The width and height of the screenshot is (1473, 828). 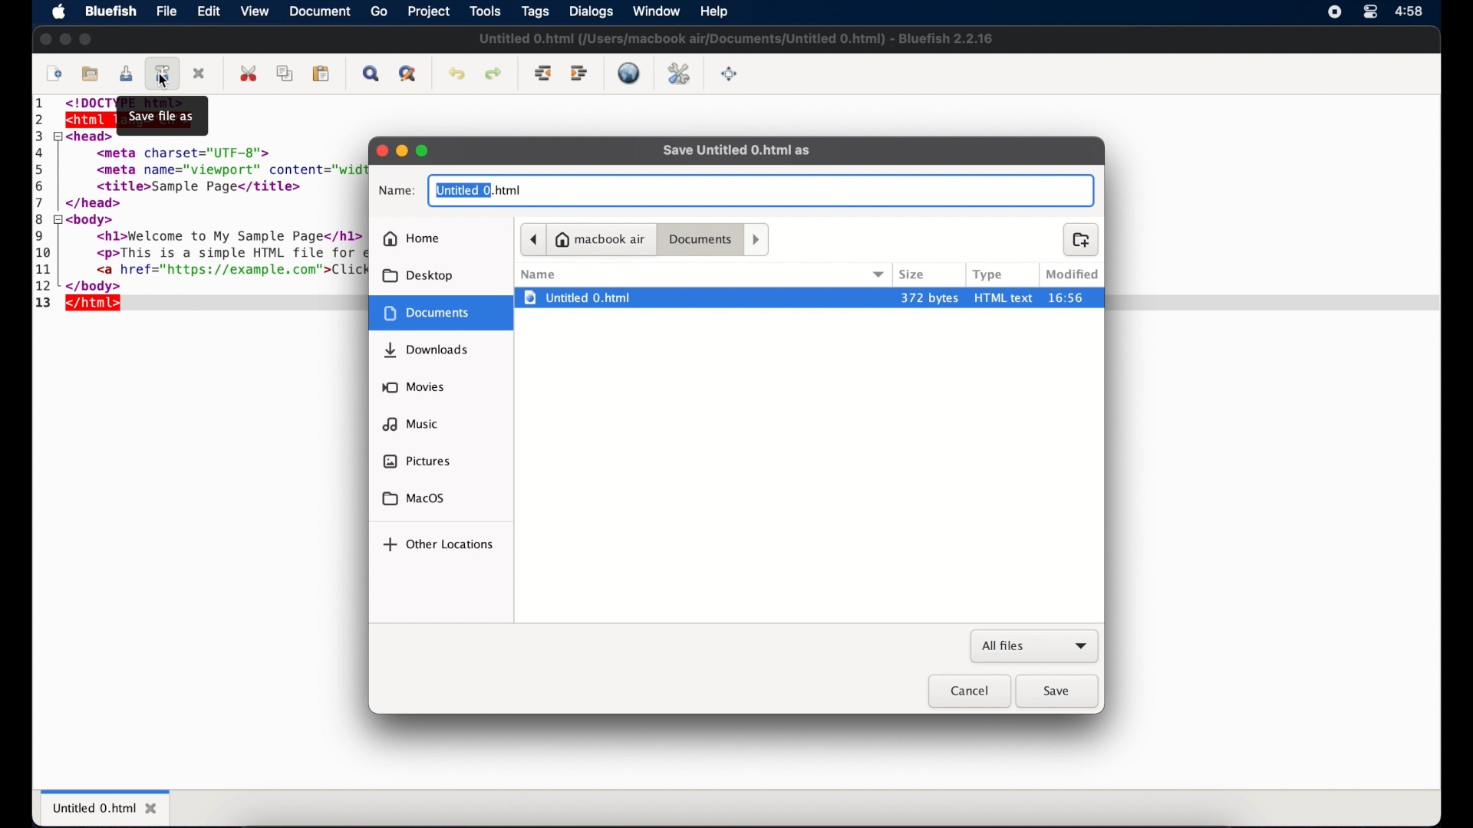 I want to click on minimize, so click(x=402, y=150).